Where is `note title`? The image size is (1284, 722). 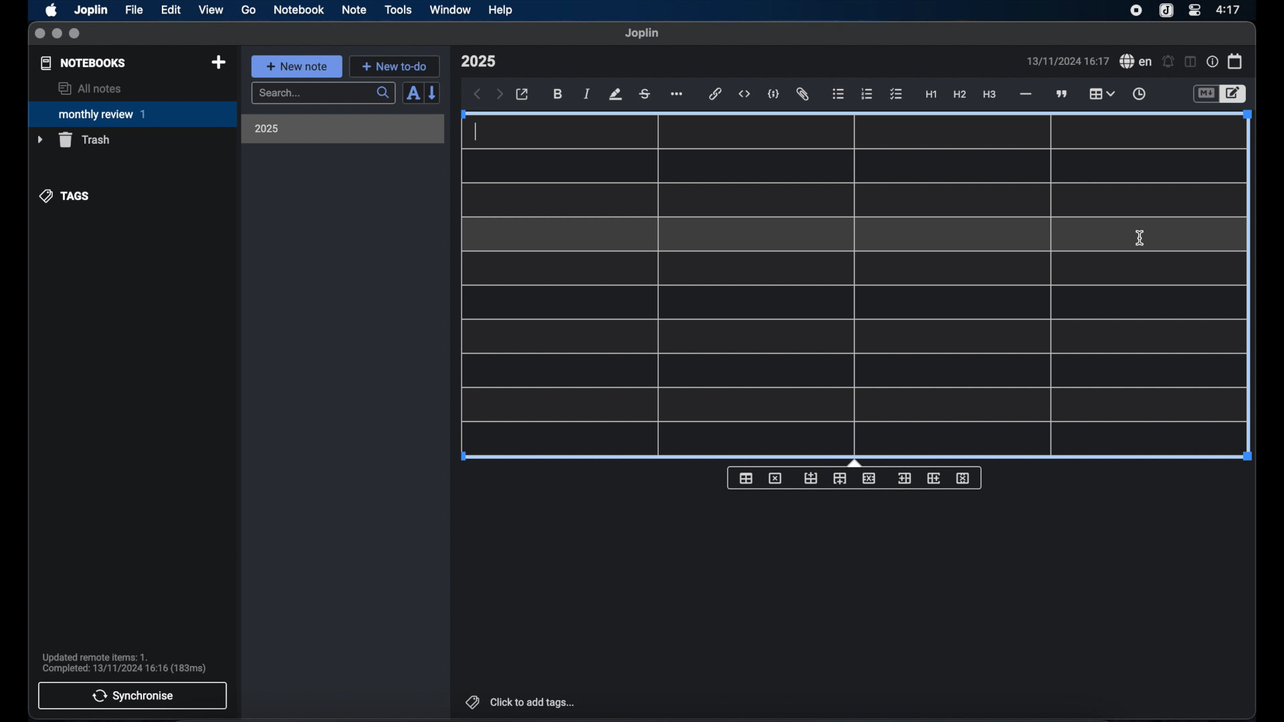
note title is located at coordinates (478, 62).